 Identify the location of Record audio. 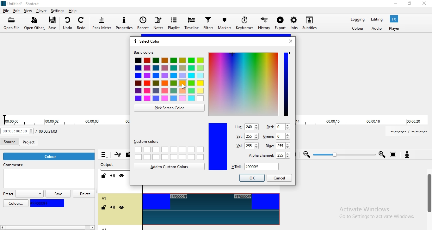
(410, 155).